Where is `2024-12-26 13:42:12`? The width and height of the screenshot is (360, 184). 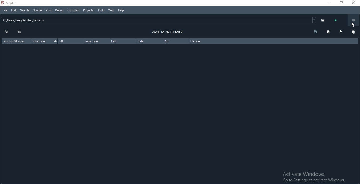 2024-12-26 13:42:12 is located at coordinates (168, 32).